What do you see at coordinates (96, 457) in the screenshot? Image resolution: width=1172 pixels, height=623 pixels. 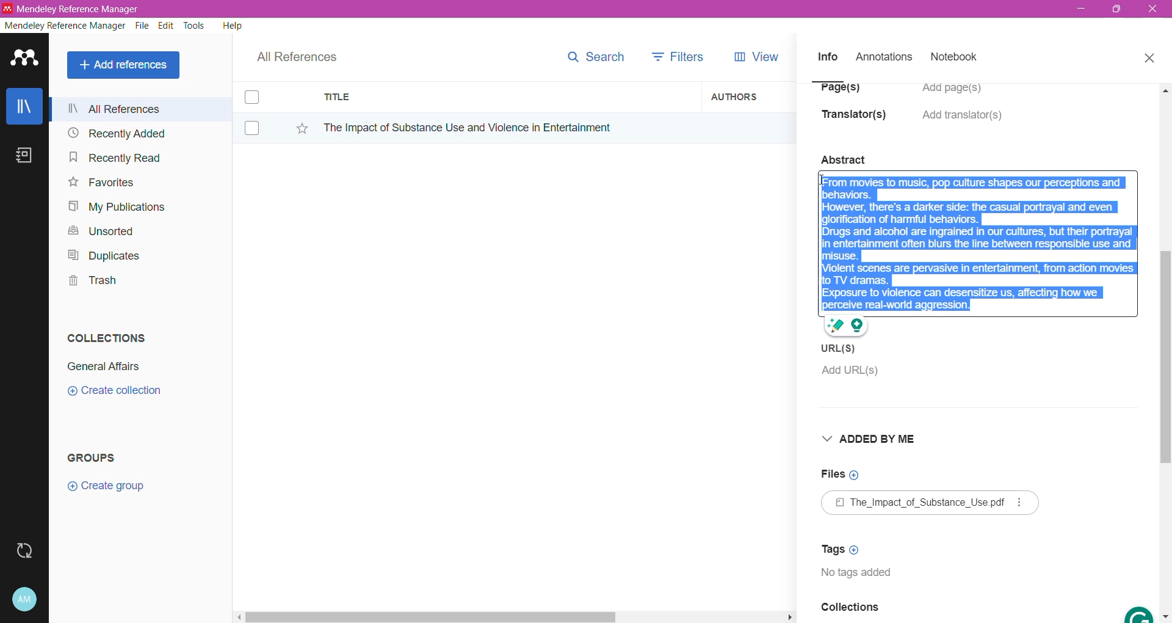 I see `Groups` at bounding box center [96, 457].